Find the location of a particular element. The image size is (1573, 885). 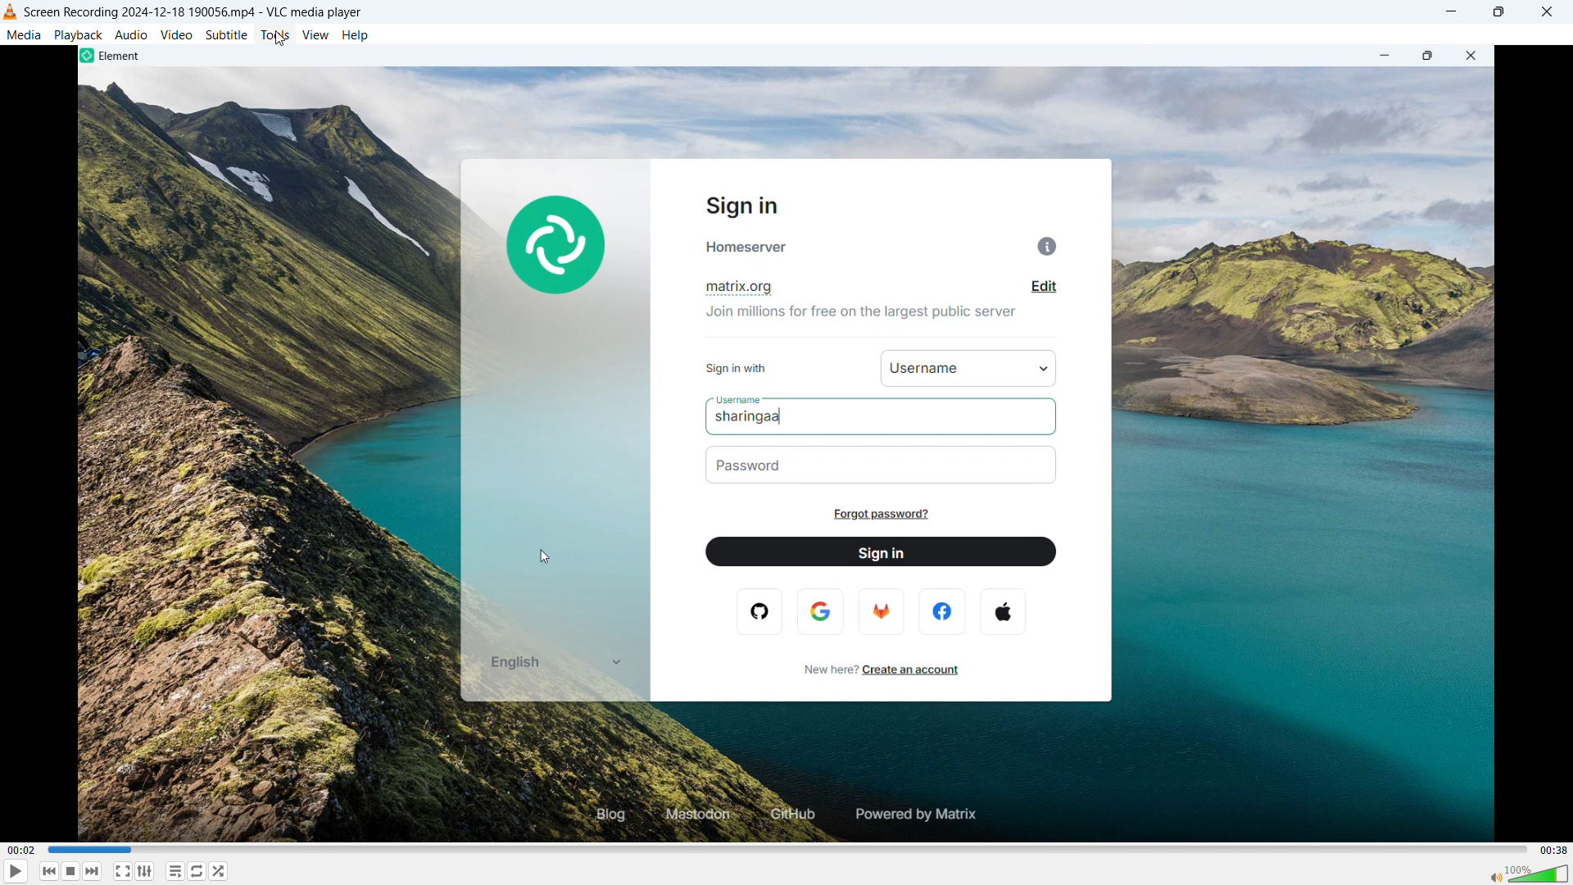

edit is located at coordinates (1045, 286).